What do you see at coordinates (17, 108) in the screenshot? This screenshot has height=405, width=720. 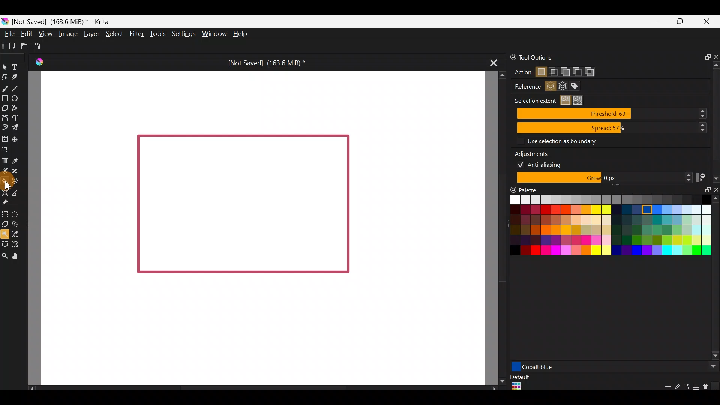 I see `Polyline tool` at bounding box center [17, 108].